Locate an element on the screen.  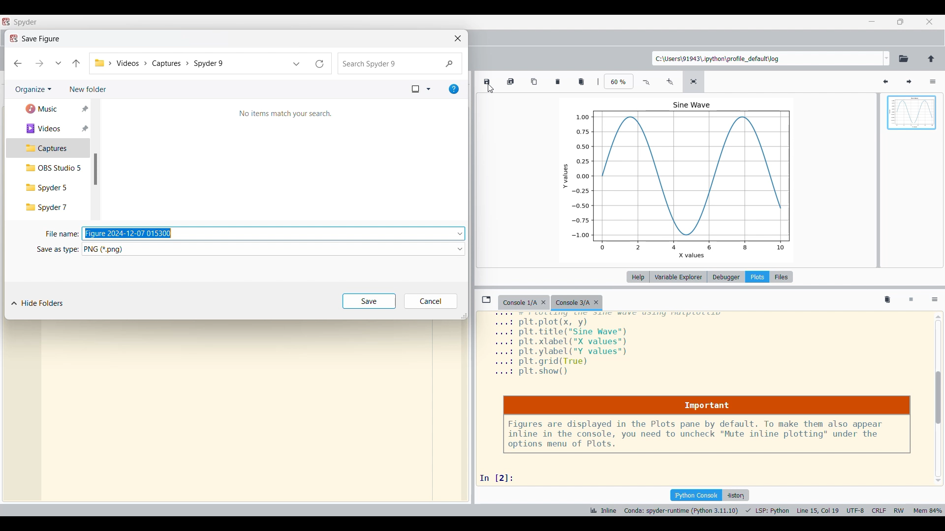
Options is located at coordinates (935, 300).